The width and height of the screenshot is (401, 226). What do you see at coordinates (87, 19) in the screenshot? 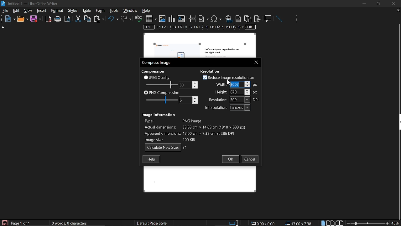
I see `copy` at bounding box center [87, 19].